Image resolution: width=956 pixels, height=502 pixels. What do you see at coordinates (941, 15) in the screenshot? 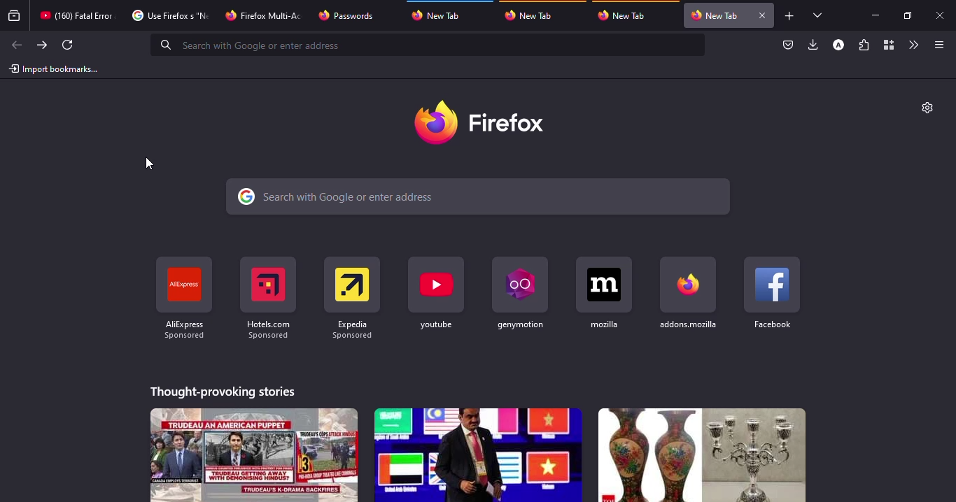
I see `close` at bounding box center [941, 15].